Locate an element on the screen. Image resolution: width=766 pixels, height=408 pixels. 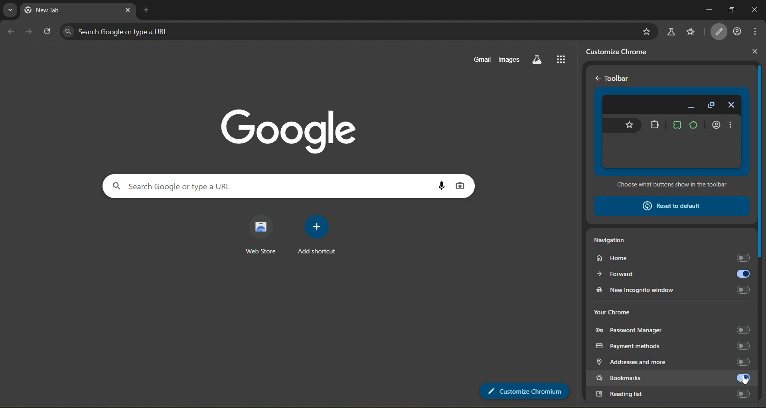
payment methods is located at coordinates (674, 346).